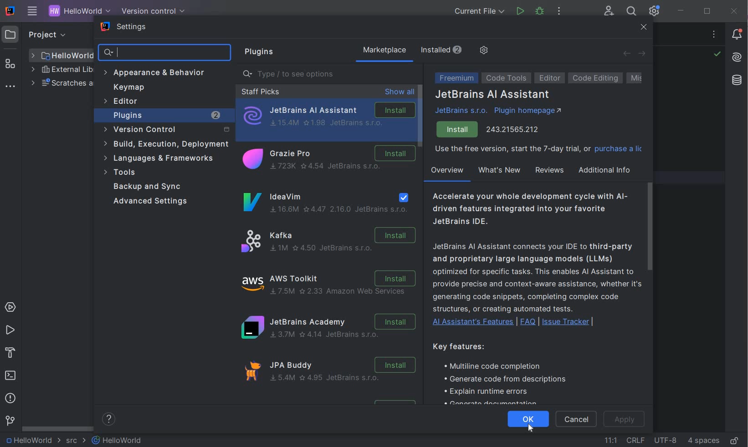 This screenshot has width=748, height=447. What do you see at coordinates (333, 375) in the screenshot?
I see `JPA BUDDY Installation` at bounding box center [333, 375].